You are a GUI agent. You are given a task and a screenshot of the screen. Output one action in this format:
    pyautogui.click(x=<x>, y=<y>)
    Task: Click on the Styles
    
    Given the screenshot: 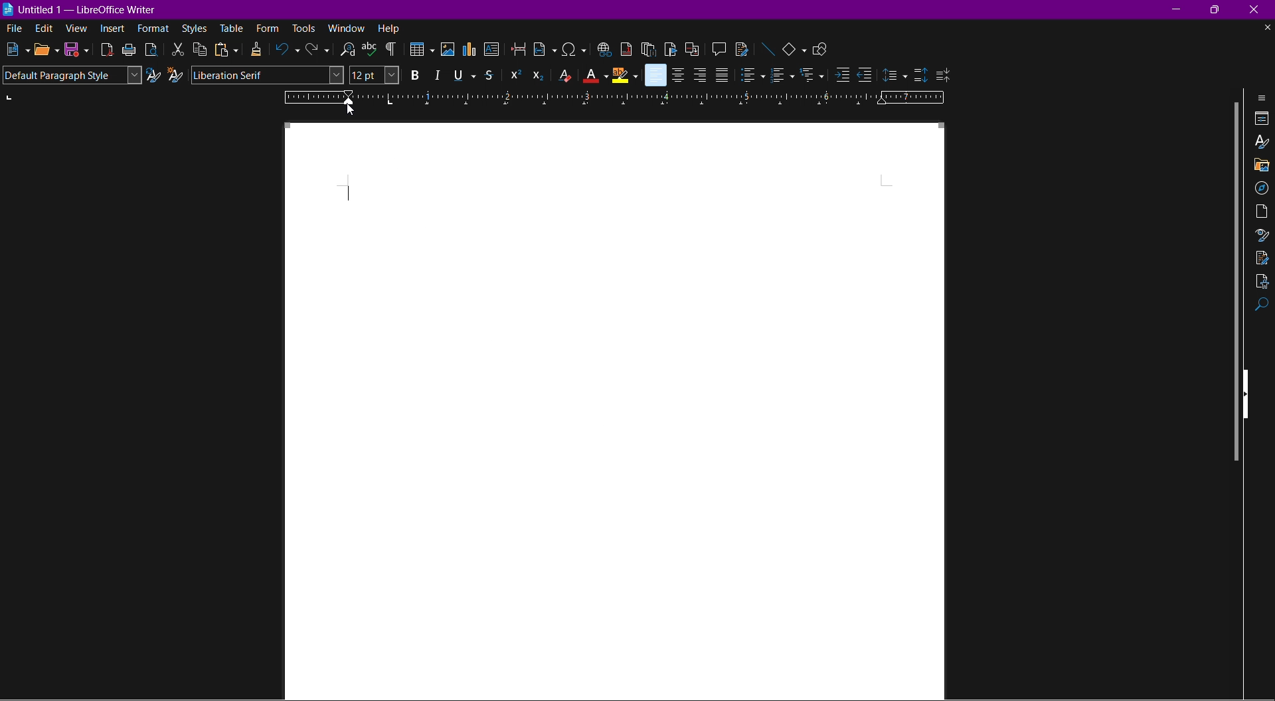 What is the action you would take?
    pyautogui.click(x=1262, y=143)
    